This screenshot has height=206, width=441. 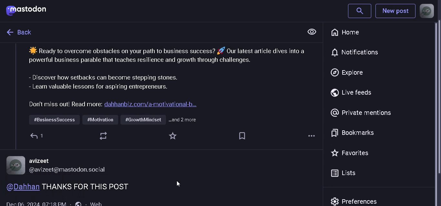 I want to click on home, so click(x=347, y=33).